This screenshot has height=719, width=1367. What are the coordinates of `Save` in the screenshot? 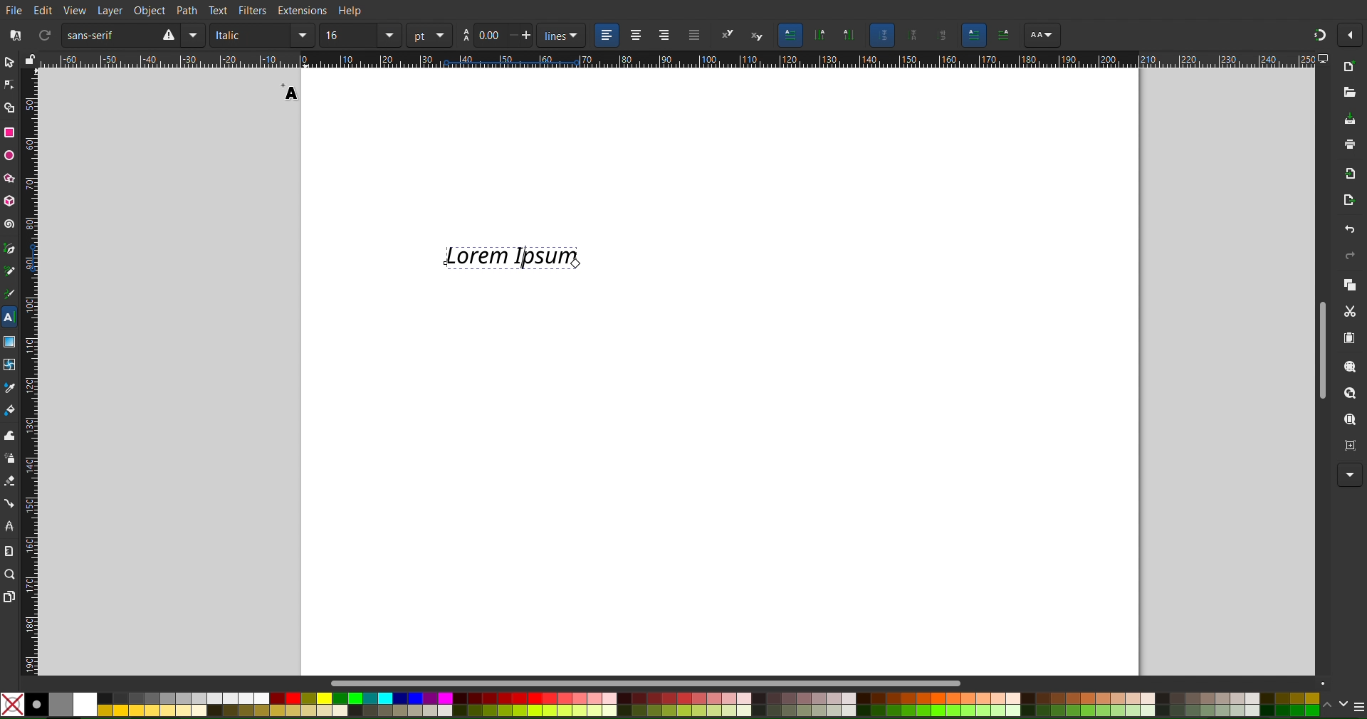 It's located at (1348, 119).